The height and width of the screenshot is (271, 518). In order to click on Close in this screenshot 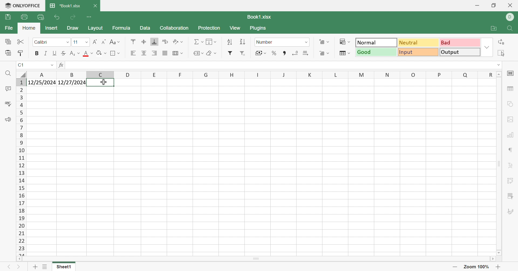, I will do `click(96, 5)`.